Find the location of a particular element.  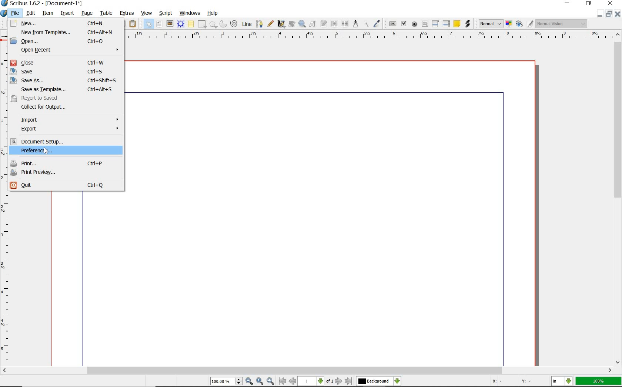

minimize is located at coordinates (600, 15).